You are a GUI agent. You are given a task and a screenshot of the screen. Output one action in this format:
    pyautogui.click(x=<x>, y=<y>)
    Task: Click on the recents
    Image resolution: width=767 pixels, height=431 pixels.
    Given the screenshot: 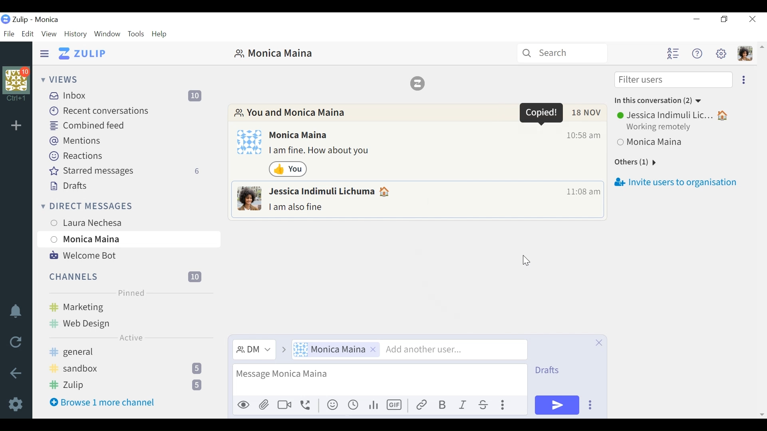 What is the action you would take?
    pyautogui.click(x=354, y=405)
    